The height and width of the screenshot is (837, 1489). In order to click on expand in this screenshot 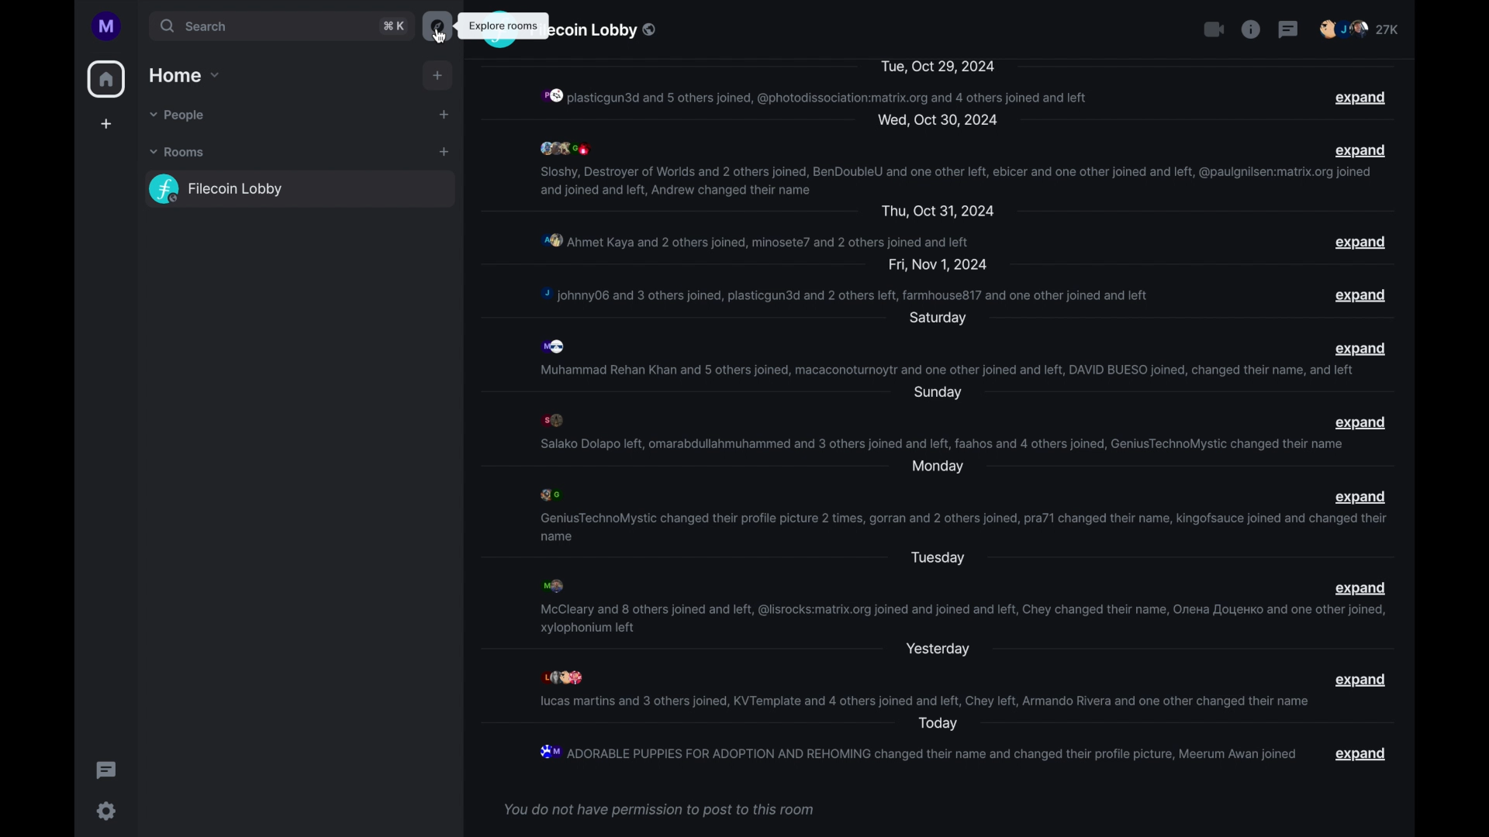, I will do `click(1363, 753)`.